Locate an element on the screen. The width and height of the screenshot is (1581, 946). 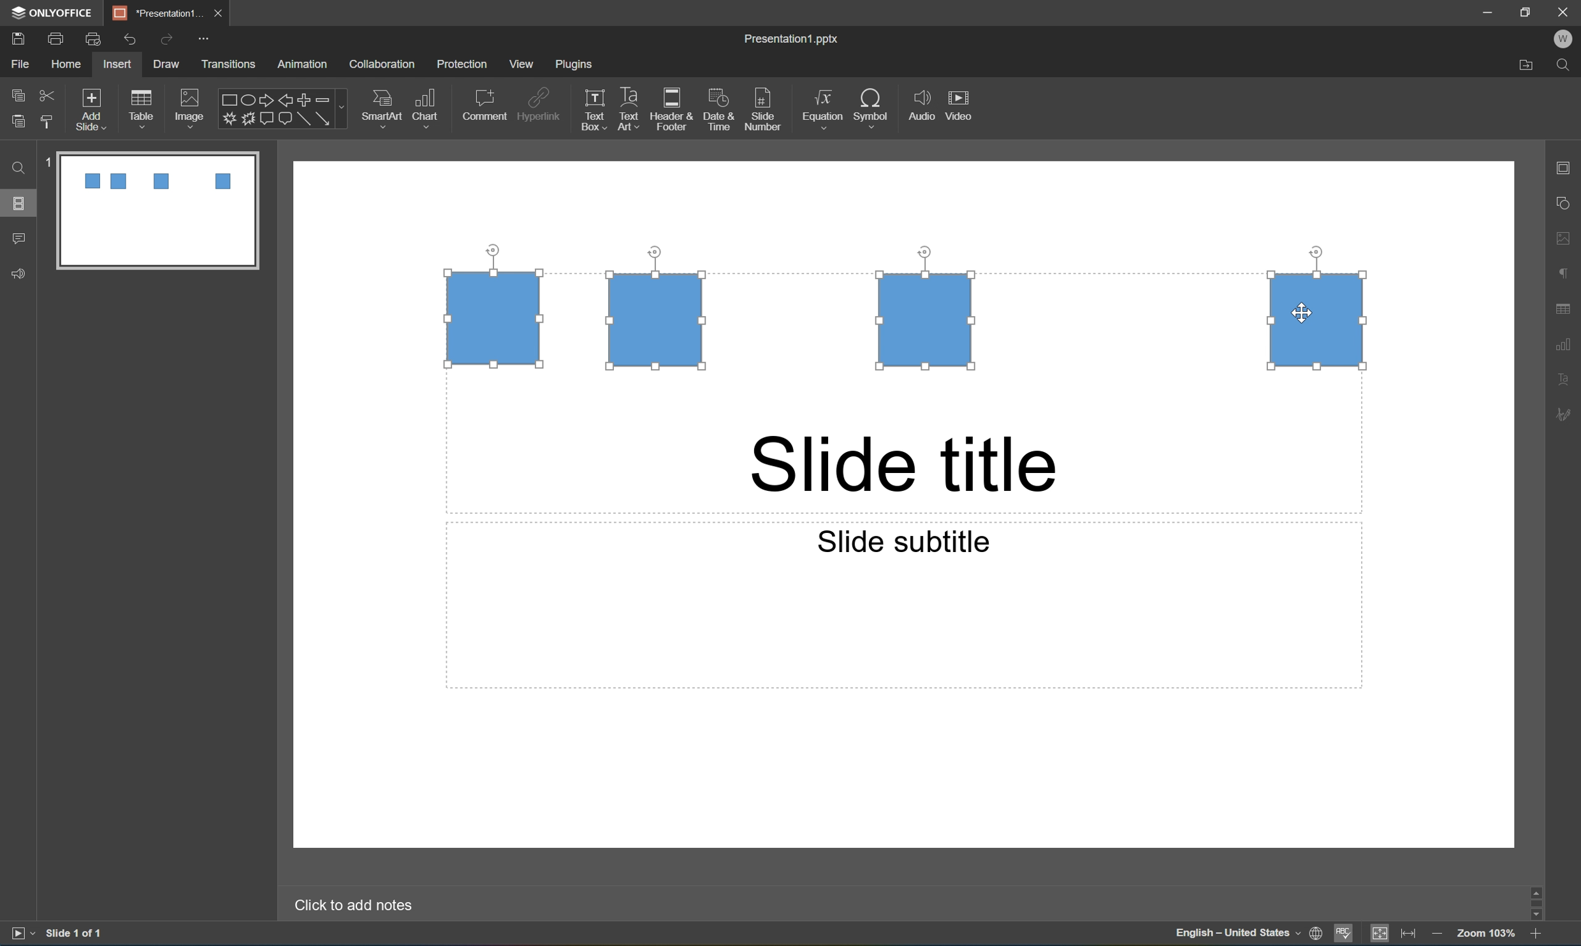
video is located at coordinates (963, 105).